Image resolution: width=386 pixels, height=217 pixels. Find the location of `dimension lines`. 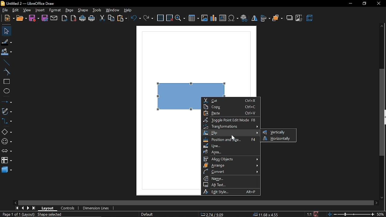

dimension lines is located at coordinates (97, 208).